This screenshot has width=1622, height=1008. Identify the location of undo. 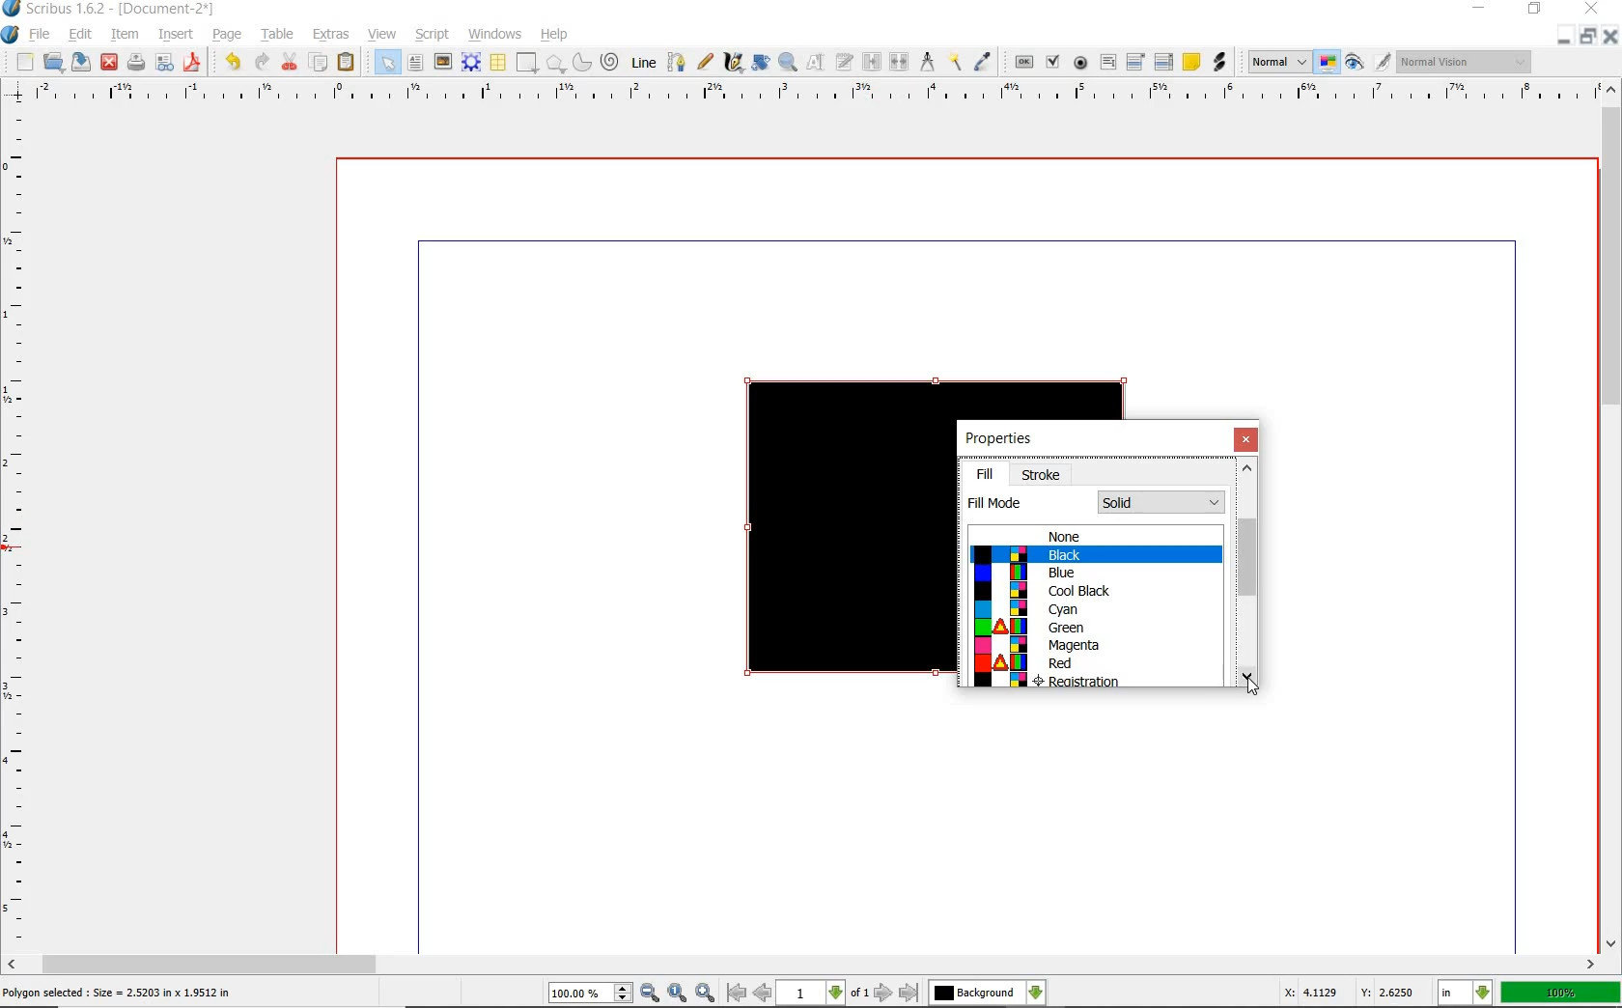
(233, 64).